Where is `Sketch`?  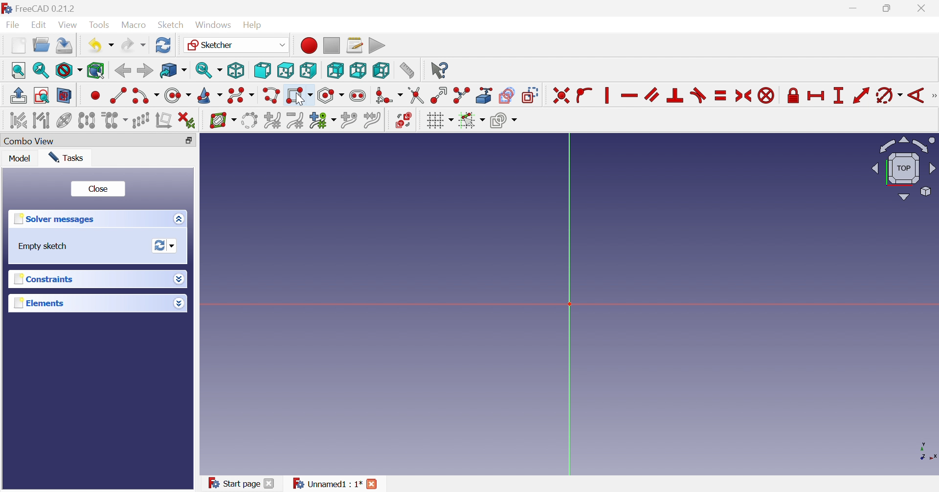 Sketch is located at coordinates (171, 25).